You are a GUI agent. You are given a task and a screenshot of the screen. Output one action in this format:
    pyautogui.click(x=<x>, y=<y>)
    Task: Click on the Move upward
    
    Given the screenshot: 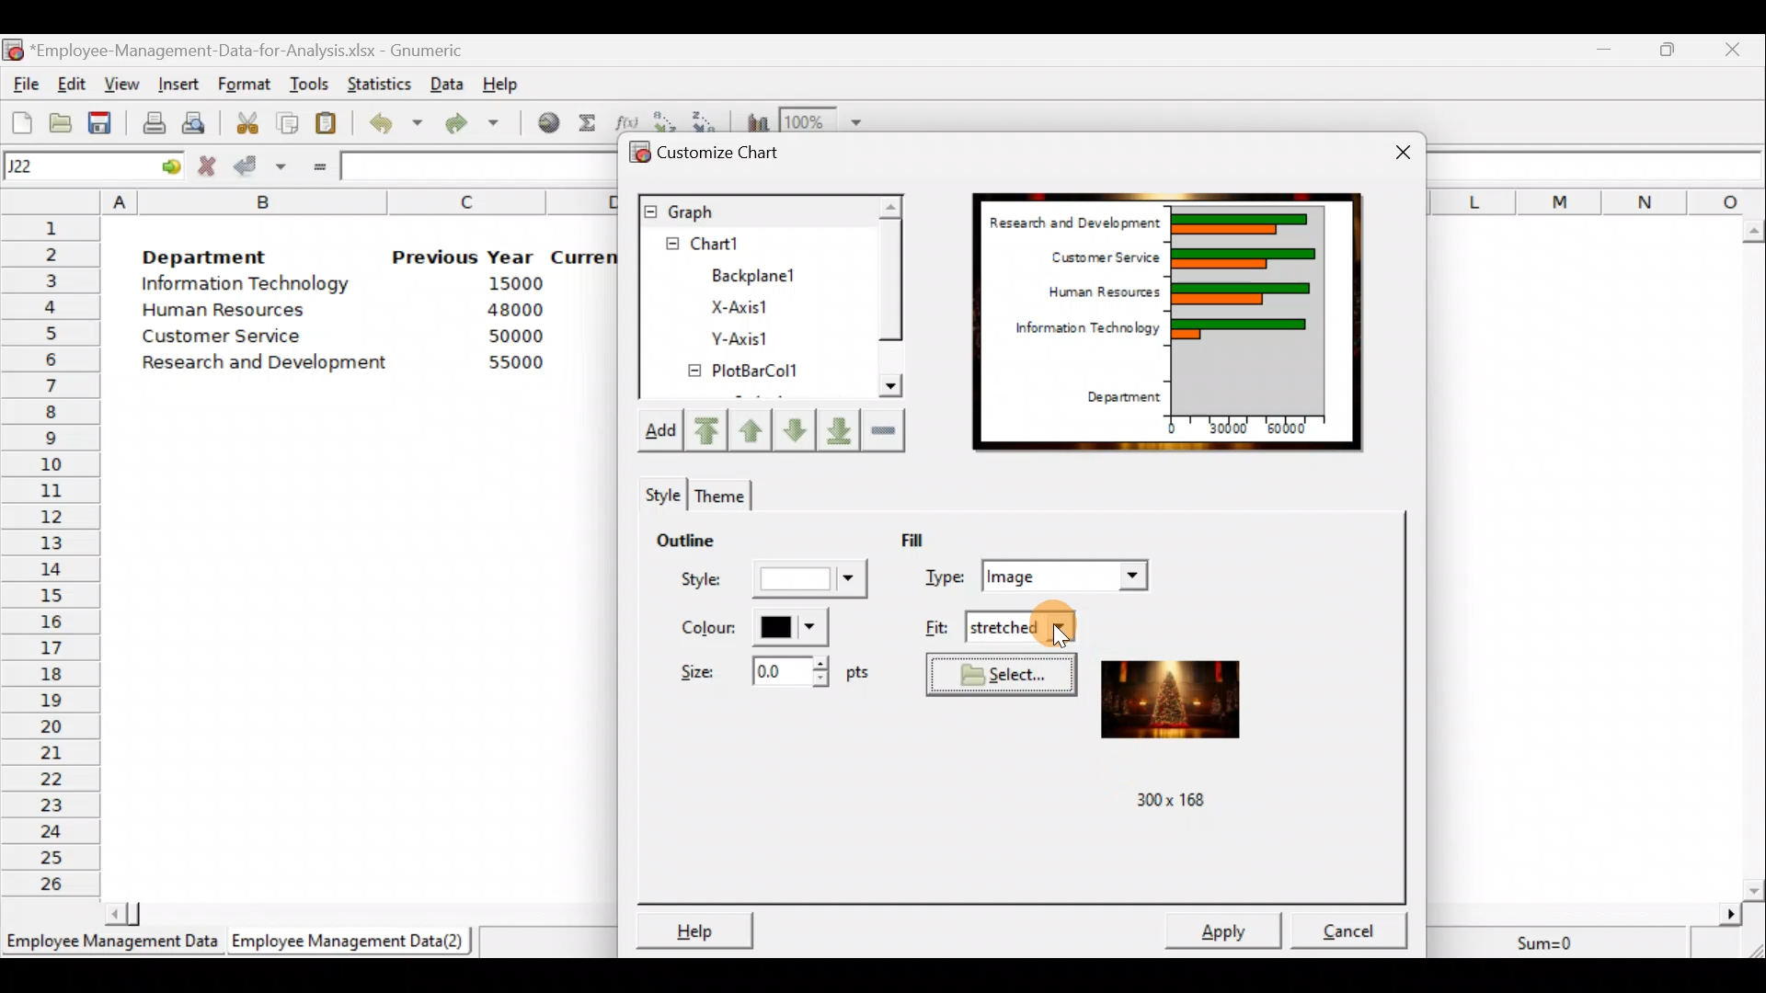 What is the action you would take?
    pyautogui.click(x=712, y=429)
    